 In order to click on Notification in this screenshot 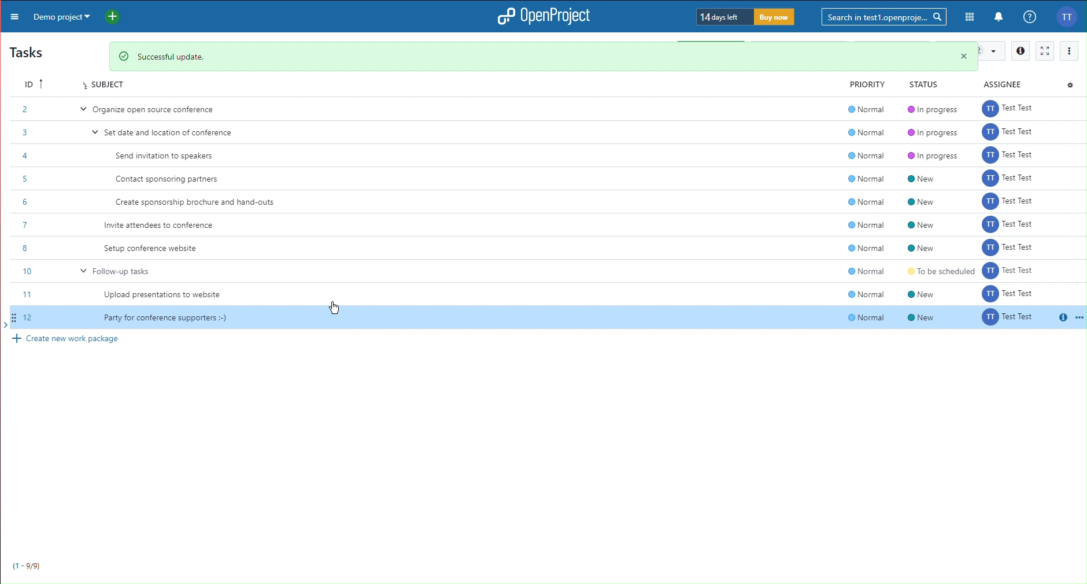, I will do `click(999, 18)`.